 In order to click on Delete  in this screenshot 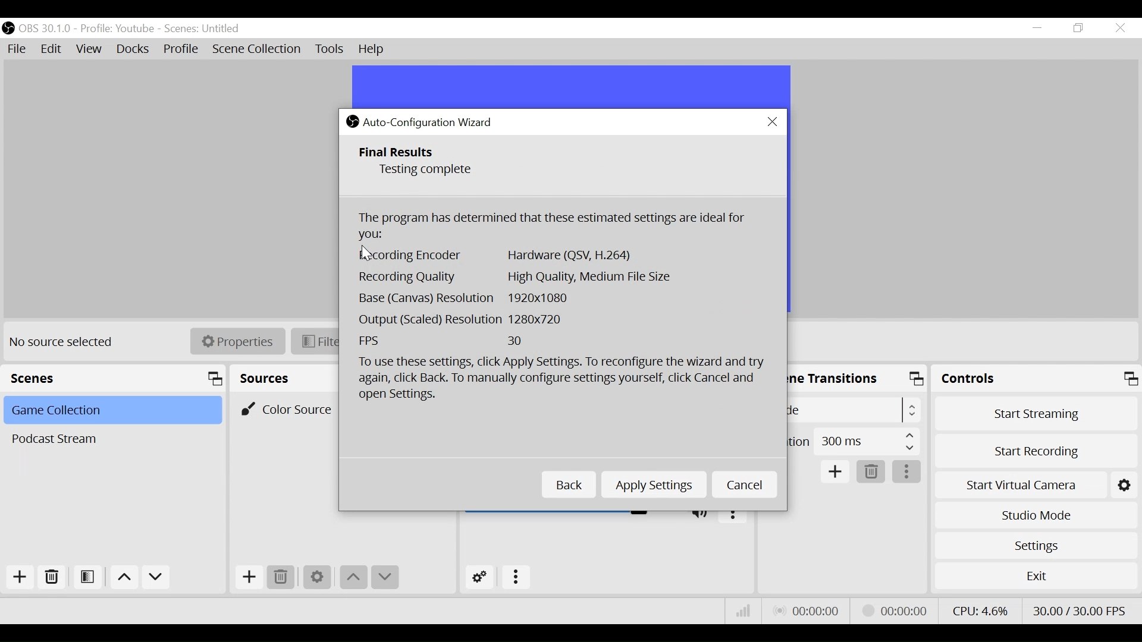, I will do `click(872, 472)`.